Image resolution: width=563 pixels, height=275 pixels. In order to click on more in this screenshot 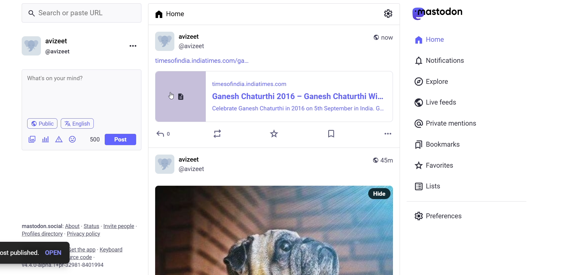, I will do `click(389, 136)`.